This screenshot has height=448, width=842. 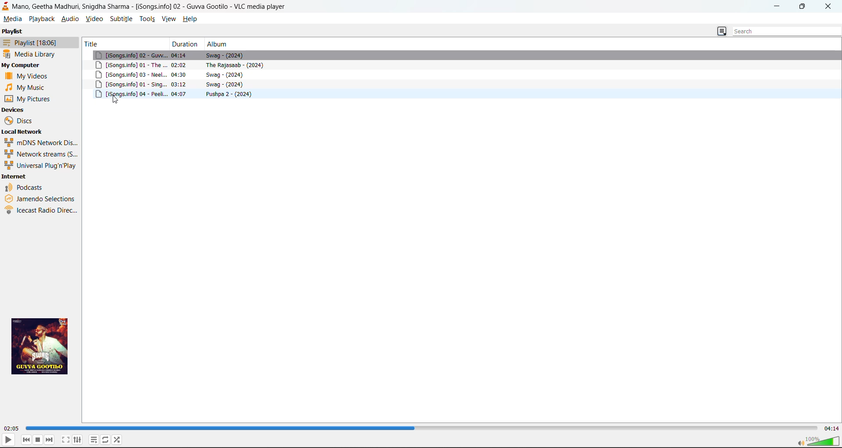 What do you see at coordinates (106, 439) in the screenshot?
I see `toggle loop` at bounding box center [106, 439].